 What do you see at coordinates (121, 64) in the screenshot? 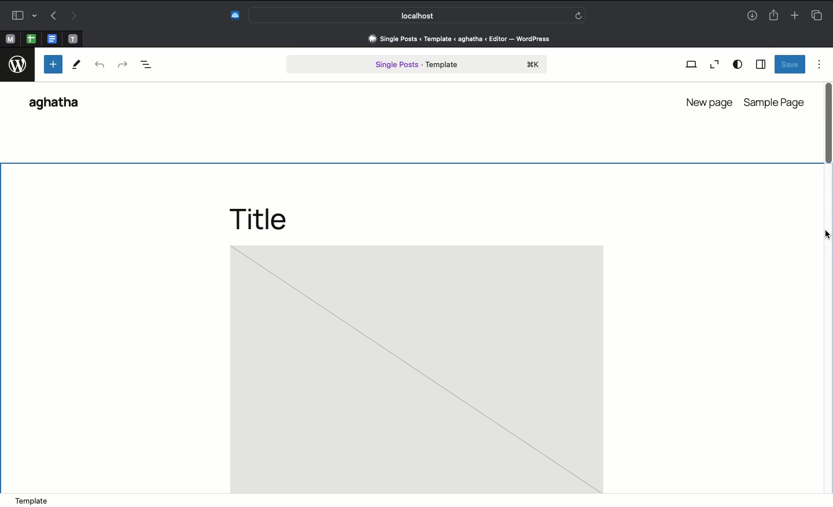
I see `Redo` at bounding box center [121, 64].